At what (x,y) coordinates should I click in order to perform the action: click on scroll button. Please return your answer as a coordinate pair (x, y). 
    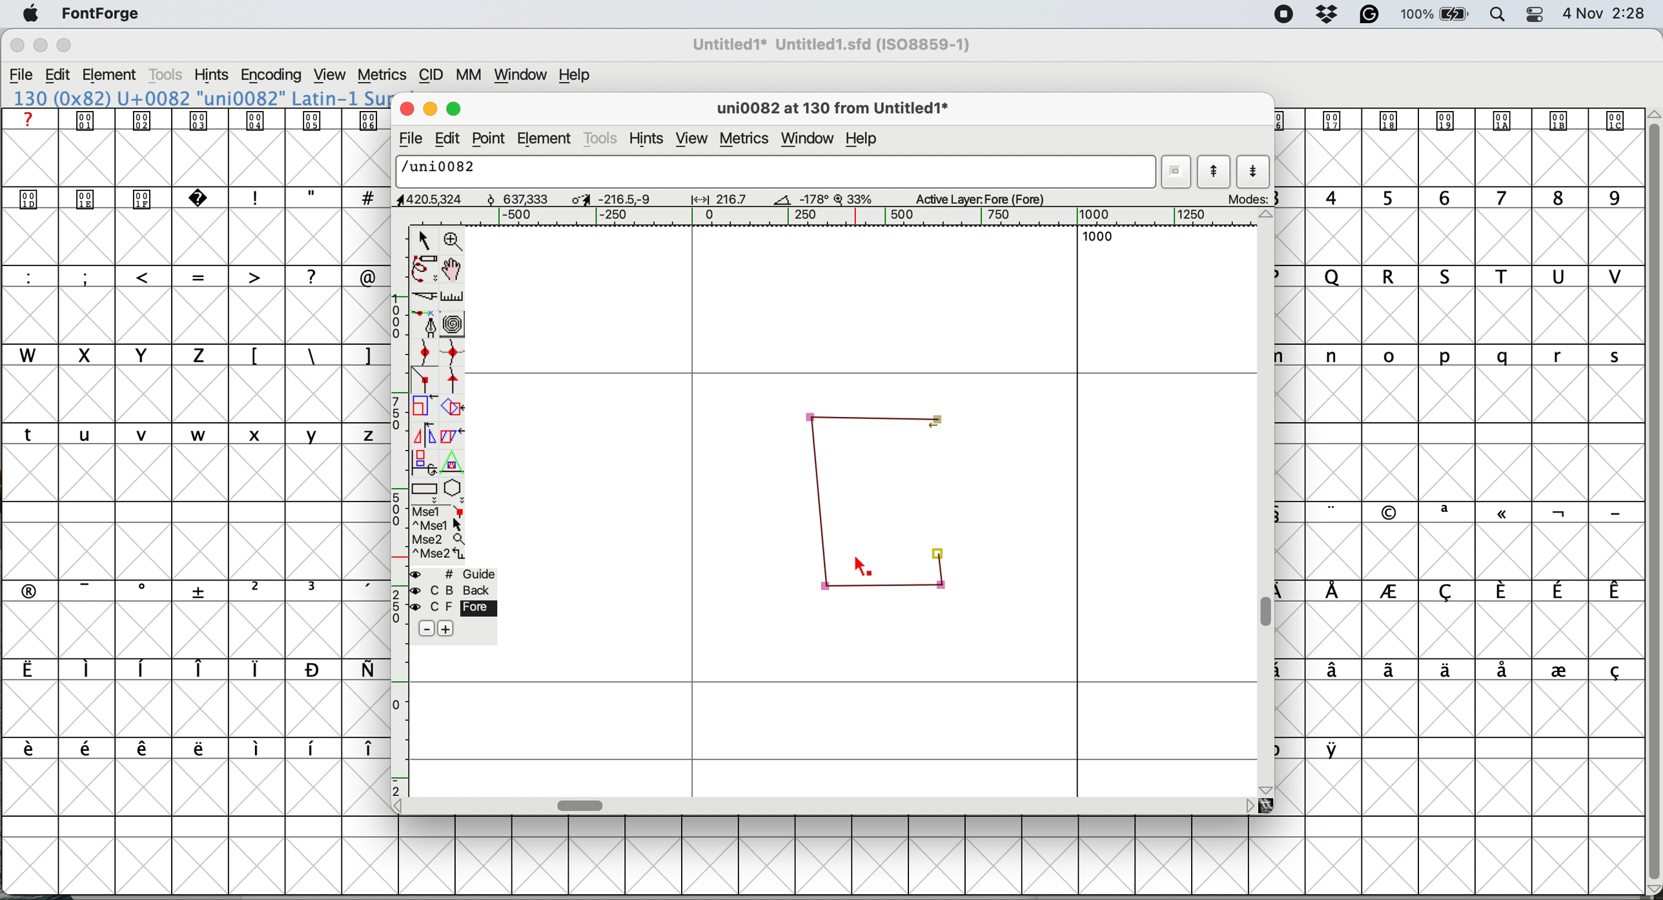
    Looking at the image, I should click on (1267, 788).